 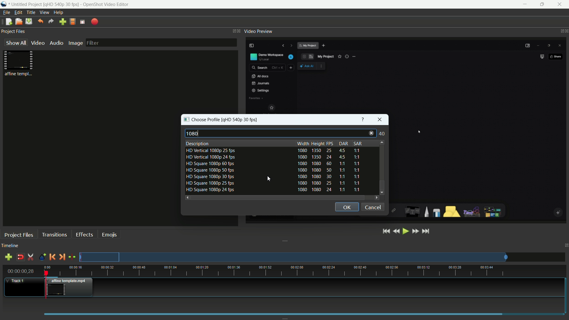 What do you see at coordinates (18, 21) in the screenshot?
I see `open file` at bounding box center [18, 21].